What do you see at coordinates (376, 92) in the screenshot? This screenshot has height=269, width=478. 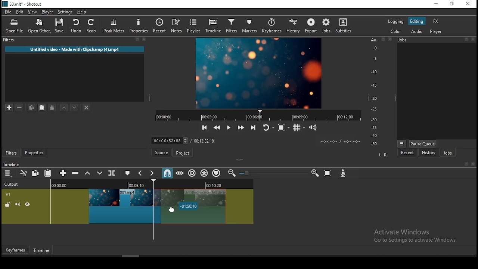 I see `scale` at bounding box center [376, 92].